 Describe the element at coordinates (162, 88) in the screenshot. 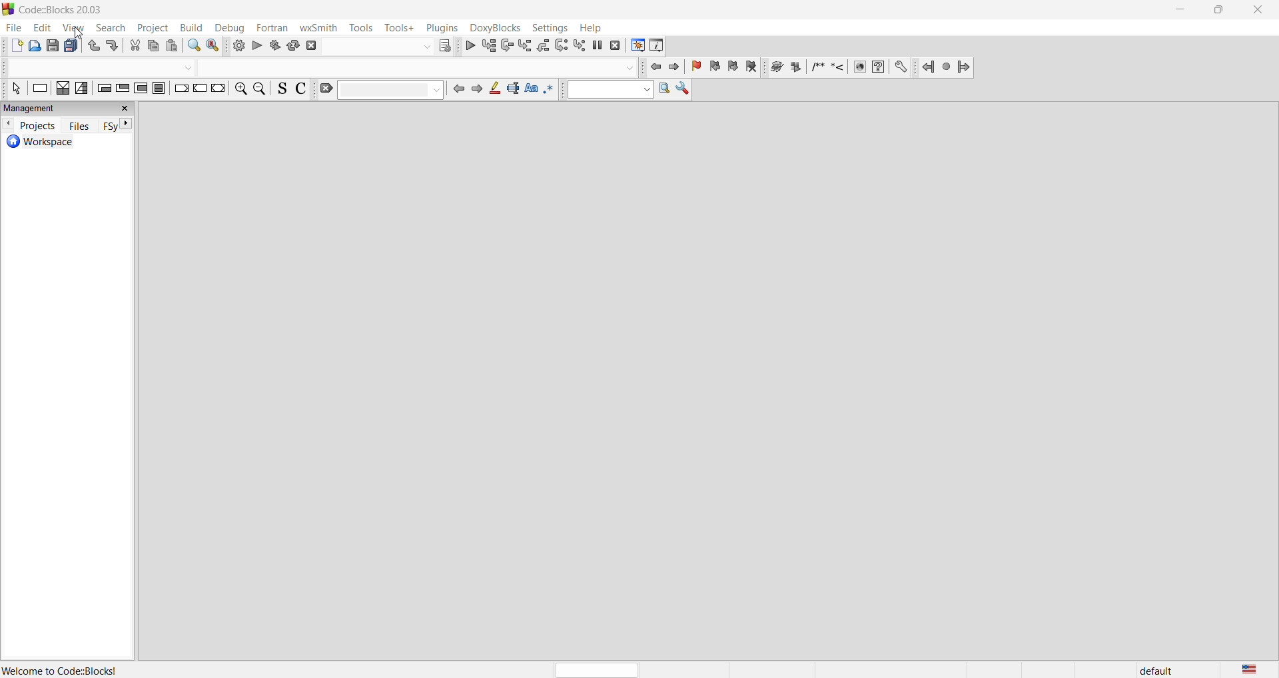

I see `block instruction` at that location.